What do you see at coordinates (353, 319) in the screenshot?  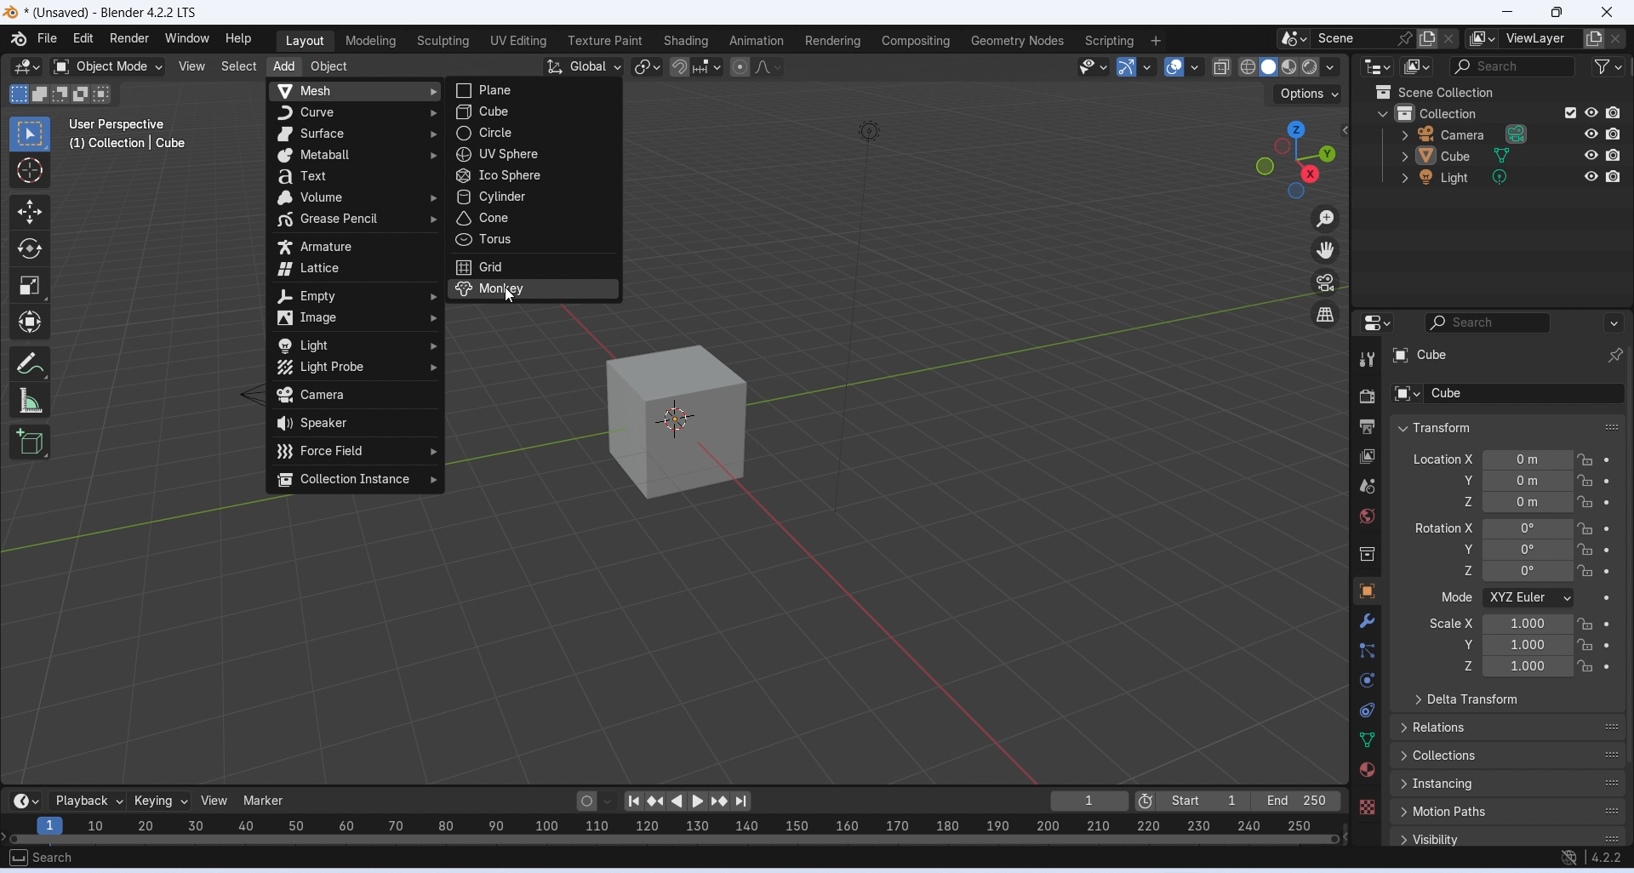 I see `image` at bounding box center [353, 319].